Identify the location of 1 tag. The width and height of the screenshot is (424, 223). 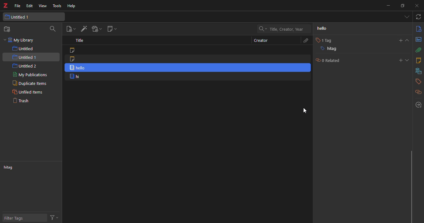
(324, 39).